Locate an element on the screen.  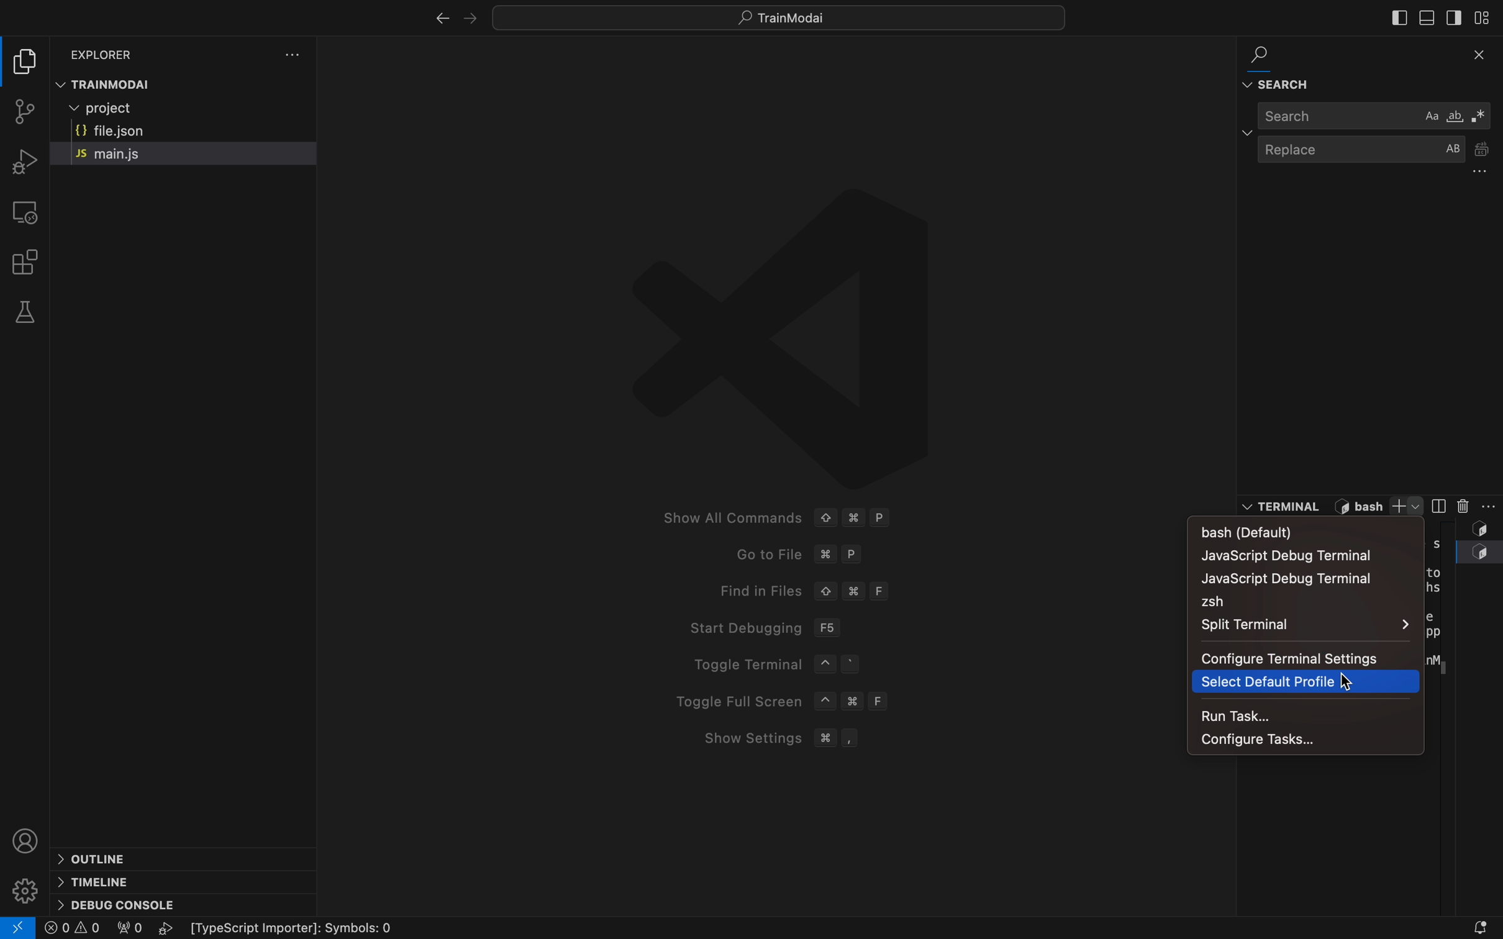
Show All Commands © # P
Goto File ¥# P
Find in Files © 3% F
Start Debugging F56
Toggle Terminal ~ °
Toggle Full Screen ~ # F
Show Settings # , is located at coordinates (824, 517).